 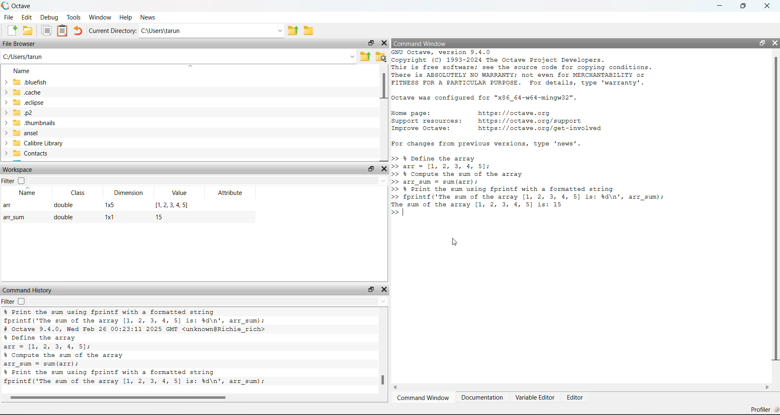 What do you see at coordinates (385, 290) in the screenshot?
I see `Close` at bounding box center [385, 290].